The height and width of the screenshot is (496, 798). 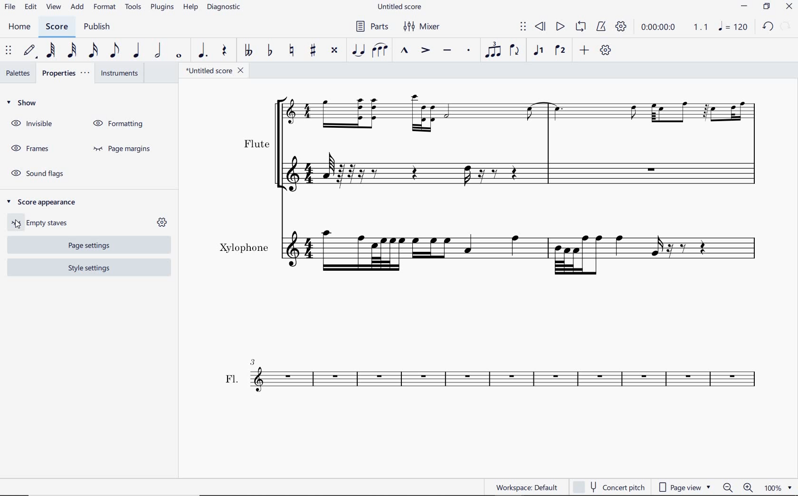 What do you see at coordinates (492, 253) in the screenshot?
I see `Xylophone` at bounding box center [492, 253].